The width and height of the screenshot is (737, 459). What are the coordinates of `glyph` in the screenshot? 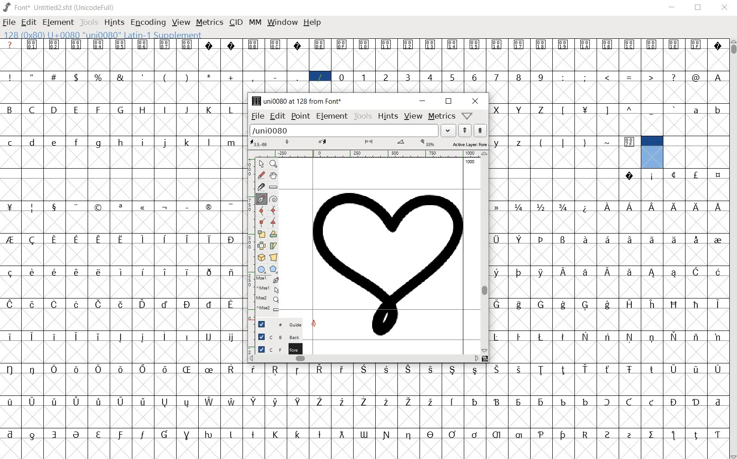 It's located at (674, 174).